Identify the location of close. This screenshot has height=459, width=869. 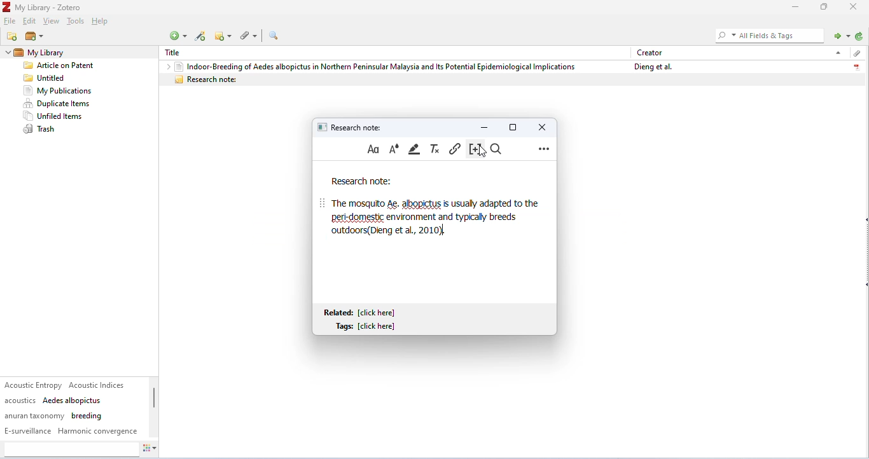
(540, 127).